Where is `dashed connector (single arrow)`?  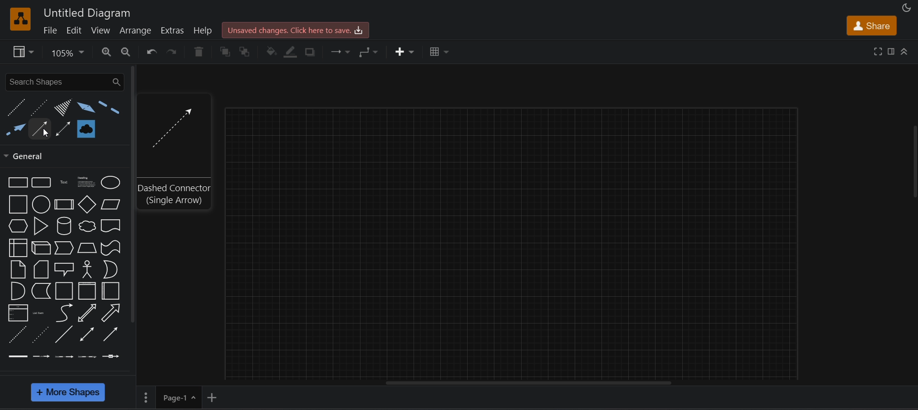 dashed connector (single arrow) is located at coordinates (175, 194).